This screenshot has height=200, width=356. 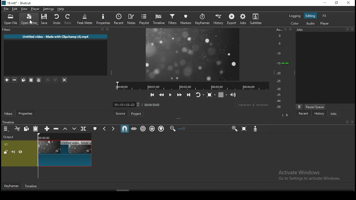 What do you see at coordinates (152, 104) in the screenshot?
I see `track timer` at bounding box center [152, 104].